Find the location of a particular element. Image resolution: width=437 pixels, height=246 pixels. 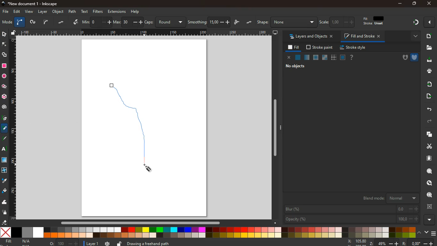

drop is located at coordinates (4, 181).